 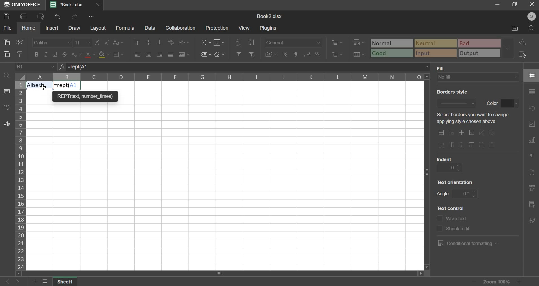 I want to click on text, so click(x=492, y=104).